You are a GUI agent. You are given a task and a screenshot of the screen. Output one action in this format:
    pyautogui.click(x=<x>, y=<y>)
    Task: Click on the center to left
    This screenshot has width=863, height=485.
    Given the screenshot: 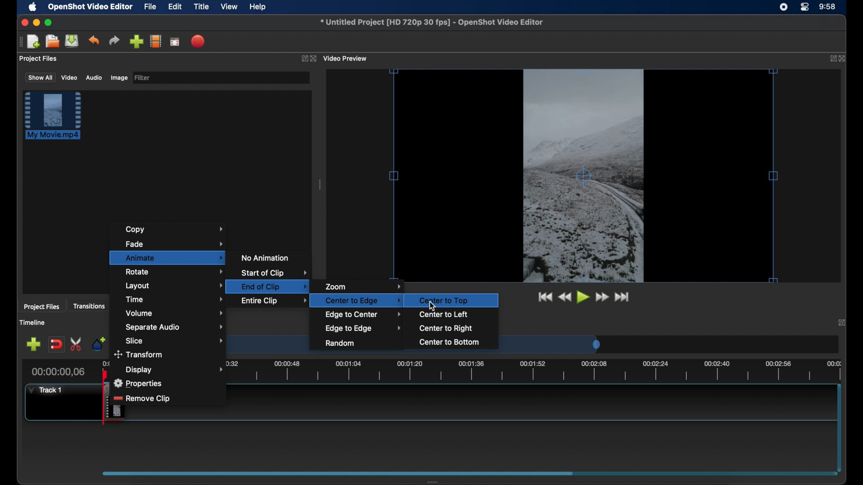 What is the action you would take?
    pyautogui.click(x=442, y=314)
    